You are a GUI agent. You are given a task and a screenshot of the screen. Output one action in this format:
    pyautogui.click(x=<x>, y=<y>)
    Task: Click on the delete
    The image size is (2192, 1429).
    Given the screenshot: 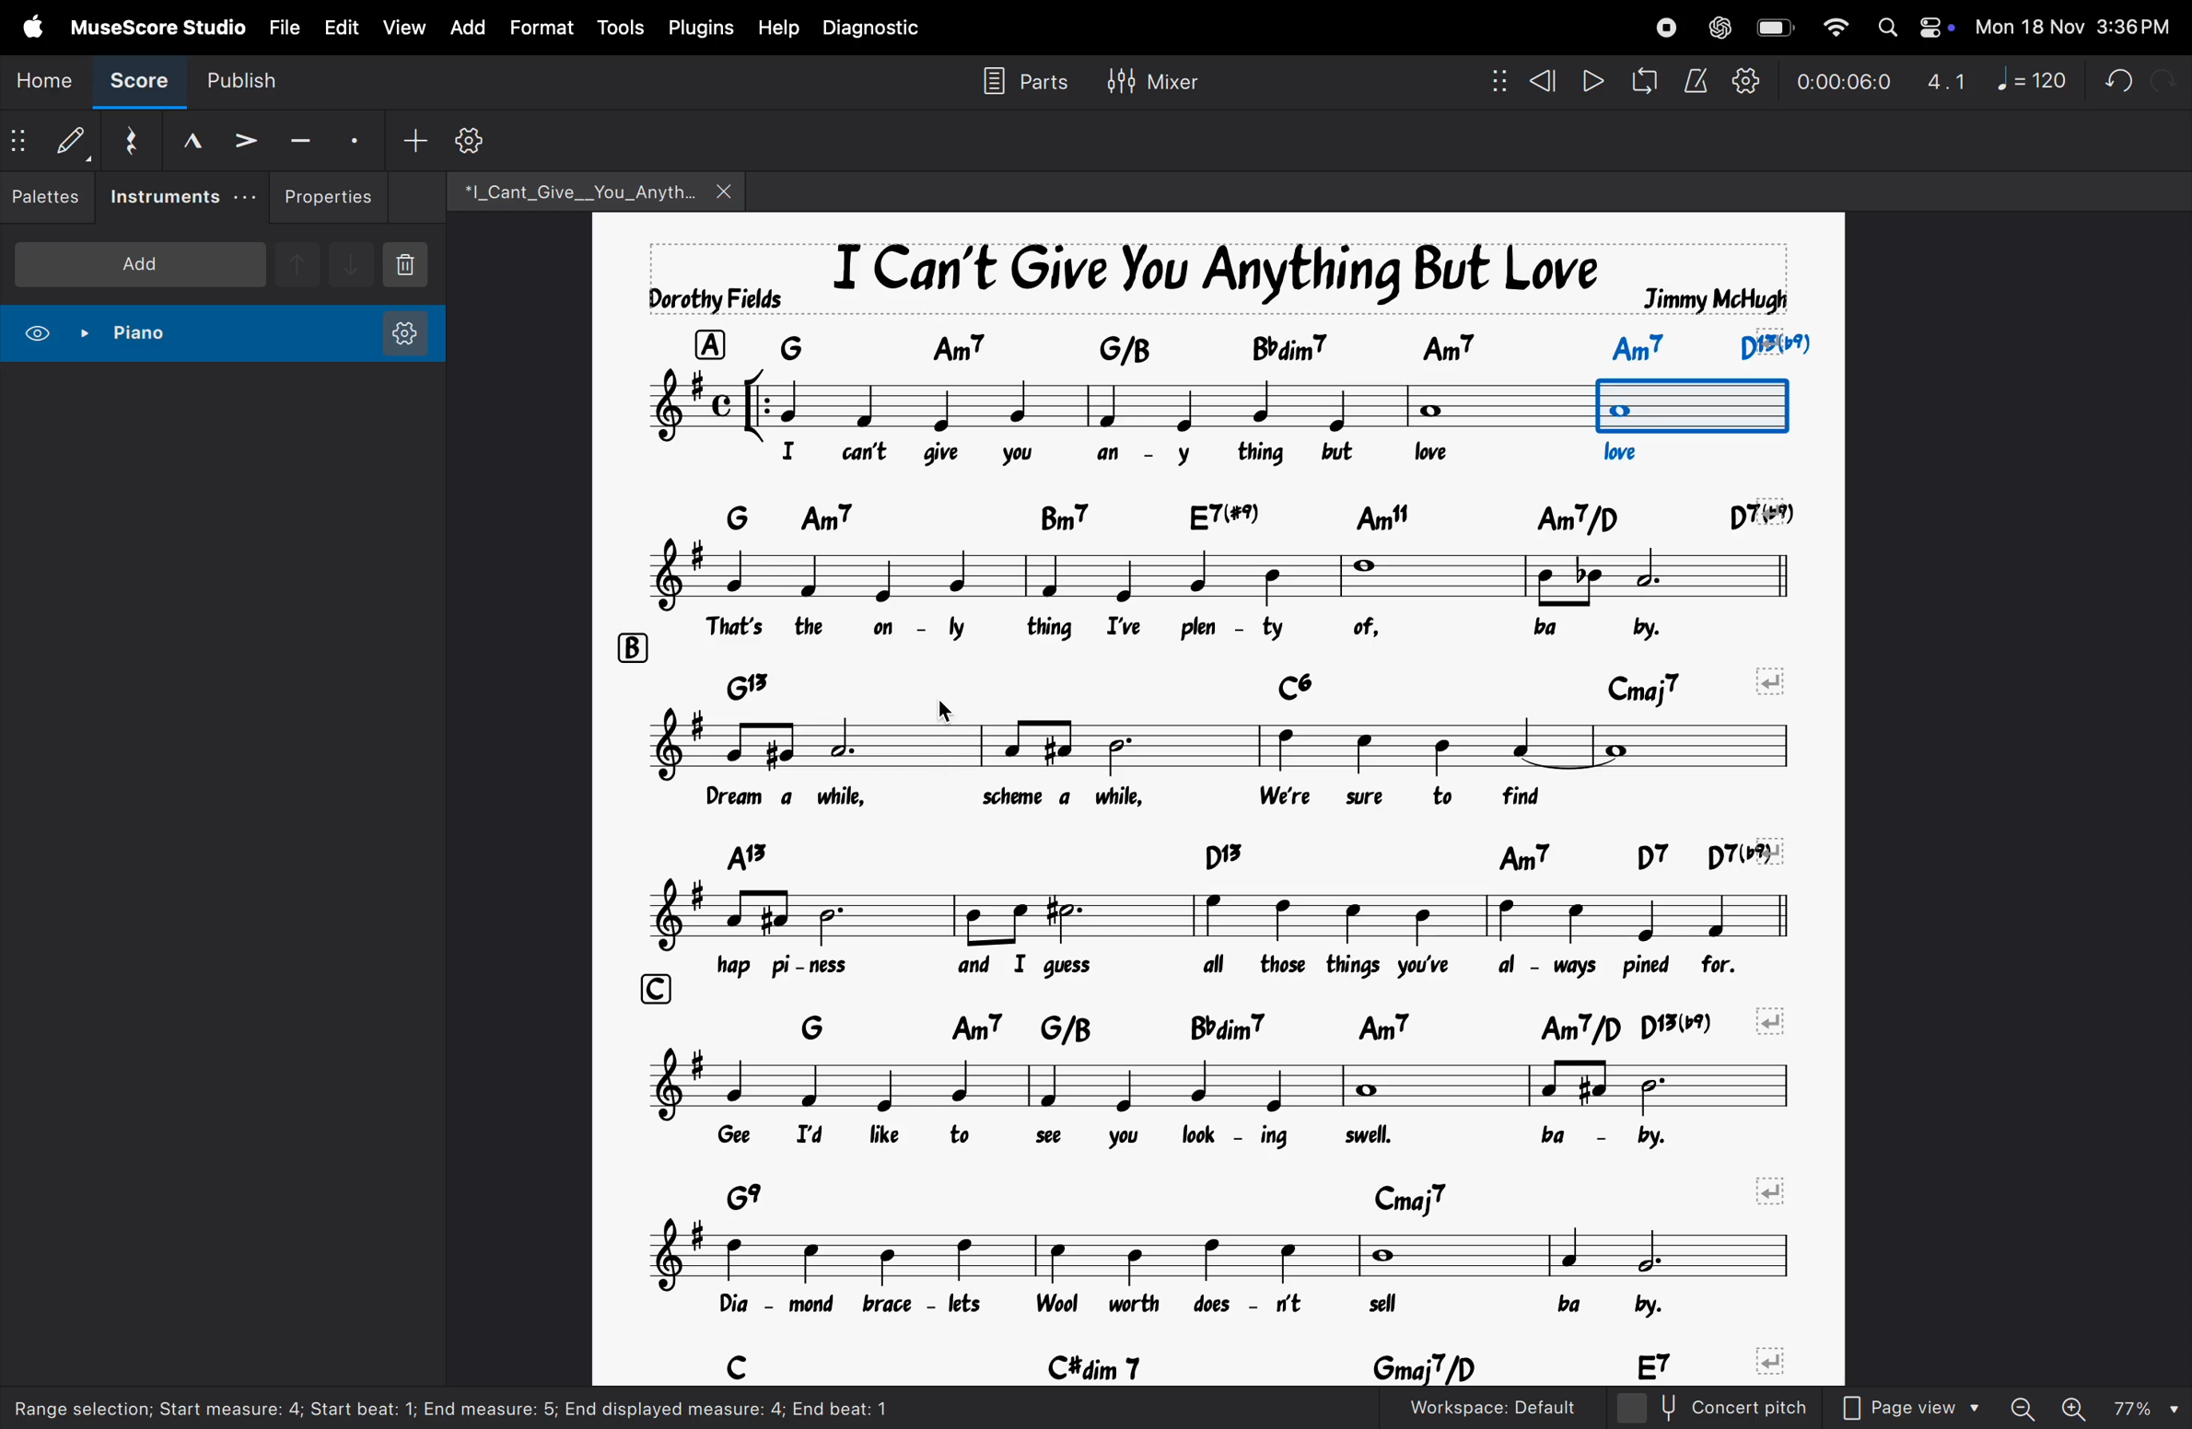 What is the action you would take?
    pyautogui.click(x=410, y=267)
    